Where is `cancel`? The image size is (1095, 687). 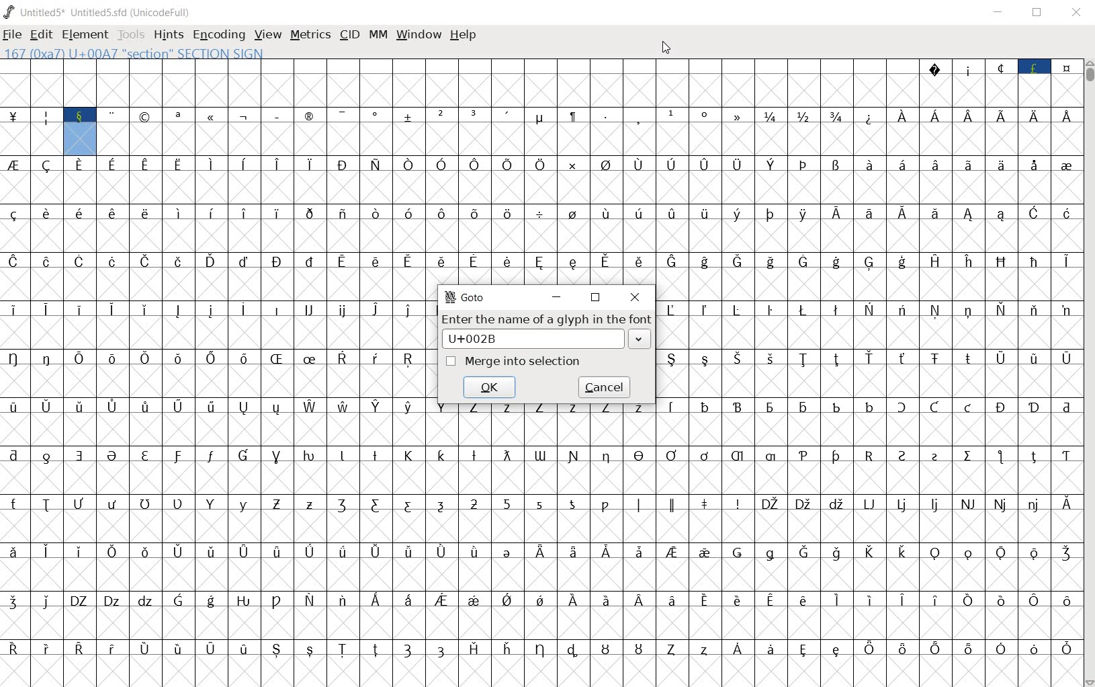 cancel is located at coordinates (603, 388).